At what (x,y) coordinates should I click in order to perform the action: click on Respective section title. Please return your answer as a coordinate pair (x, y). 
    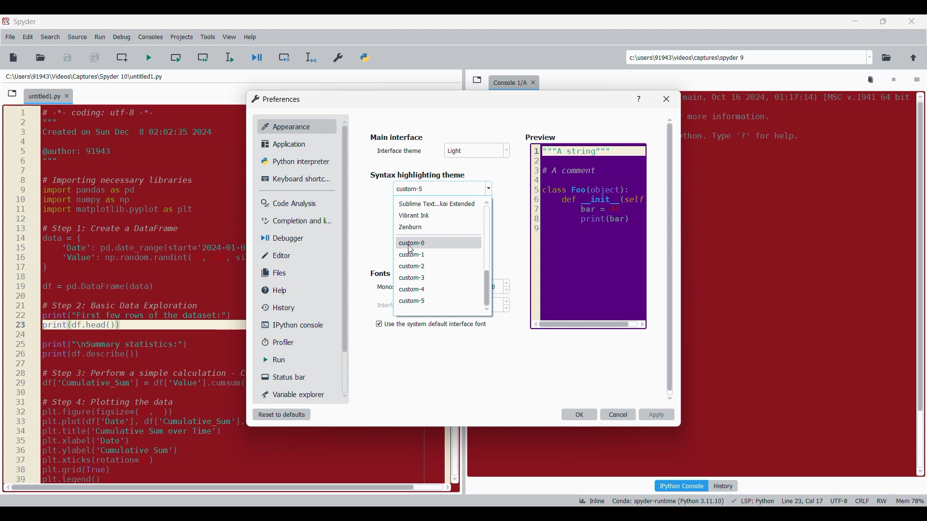
    Looking at the image, I should click on (445, 175).